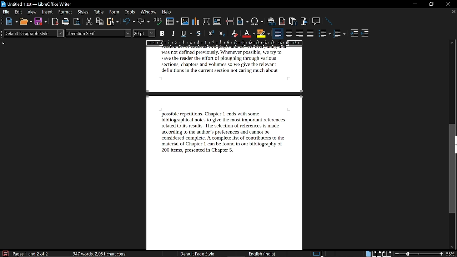  Describe the element at coordinates (77, 22) in the screenshot. I see `toggle print preview` at that location.